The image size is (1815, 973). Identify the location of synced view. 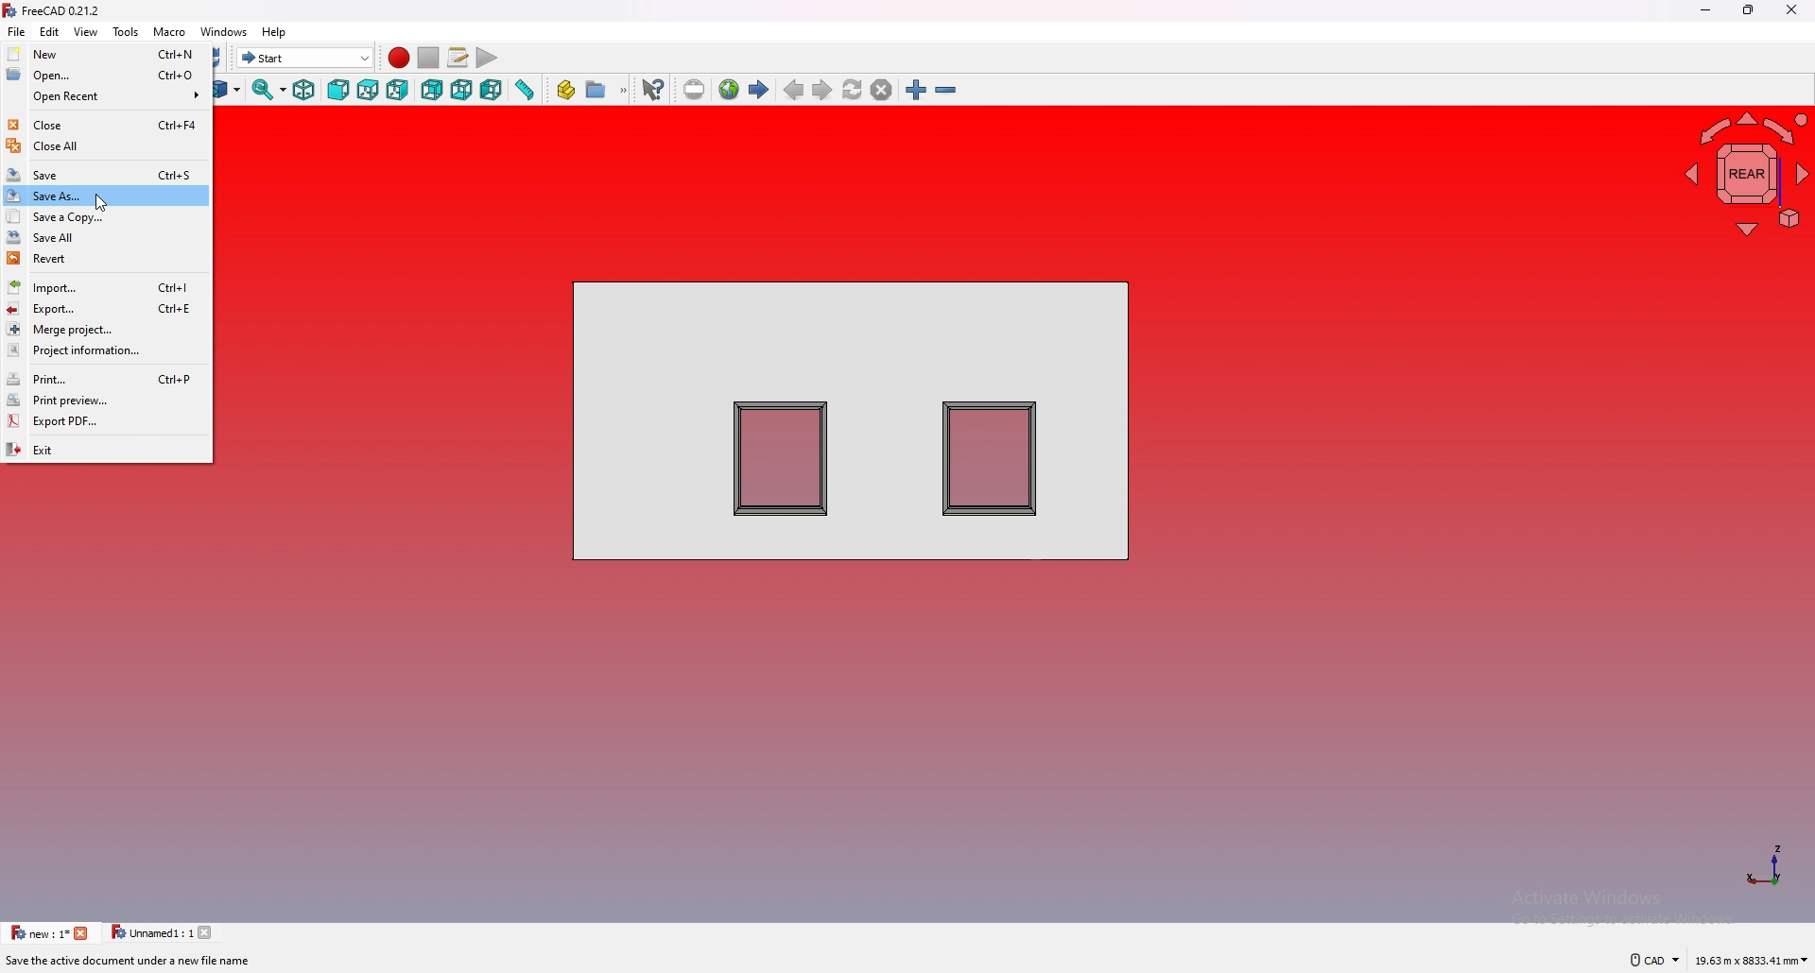
(268, 90).